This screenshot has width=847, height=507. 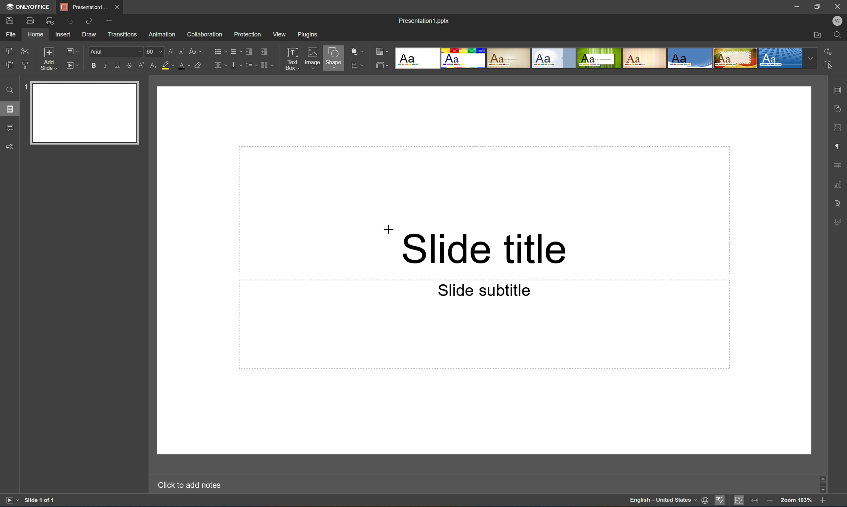 What do you see at coordinates (235, 65) in the screenshot?
I see `Vertically align` at bounding box center [235, 65].